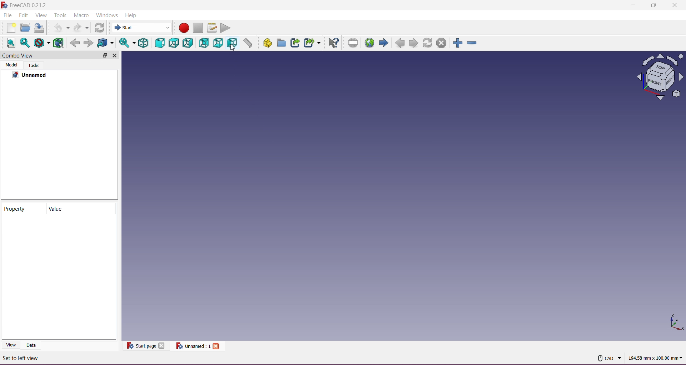 The height and width of the screenshot is (365, 686). What do you see at coordinates (126, 42) in the screenshot?
I see `Fit Selection` at bounding box center [126, 42].